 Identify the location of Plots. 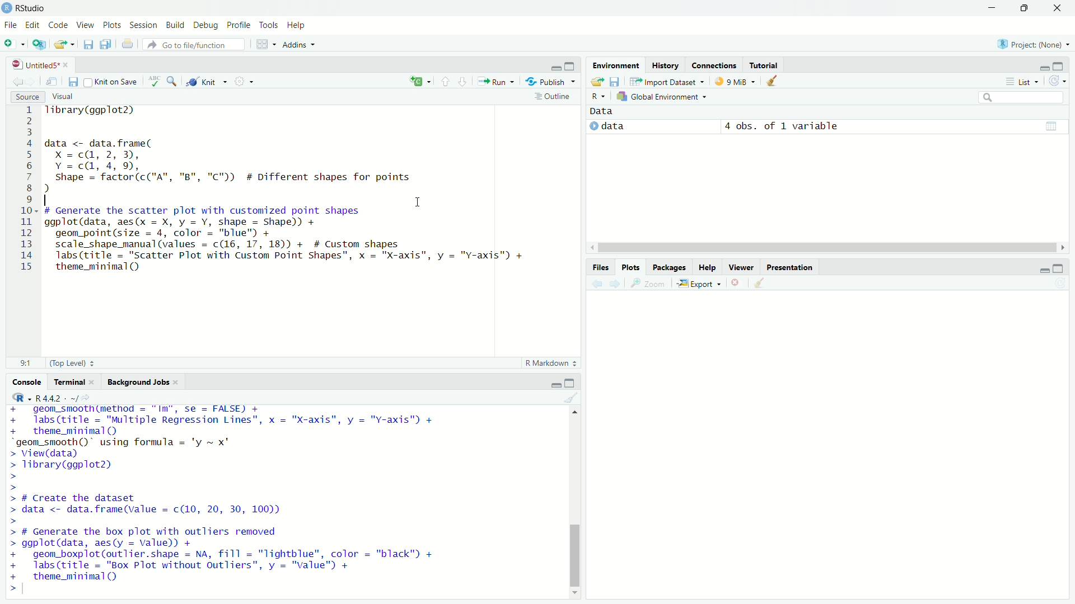
(630, 267).